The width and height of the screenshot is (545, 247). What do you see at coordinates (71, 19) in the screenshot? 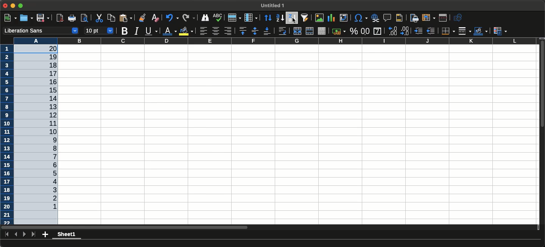
I see `Print` at bounding box center [71, 19].